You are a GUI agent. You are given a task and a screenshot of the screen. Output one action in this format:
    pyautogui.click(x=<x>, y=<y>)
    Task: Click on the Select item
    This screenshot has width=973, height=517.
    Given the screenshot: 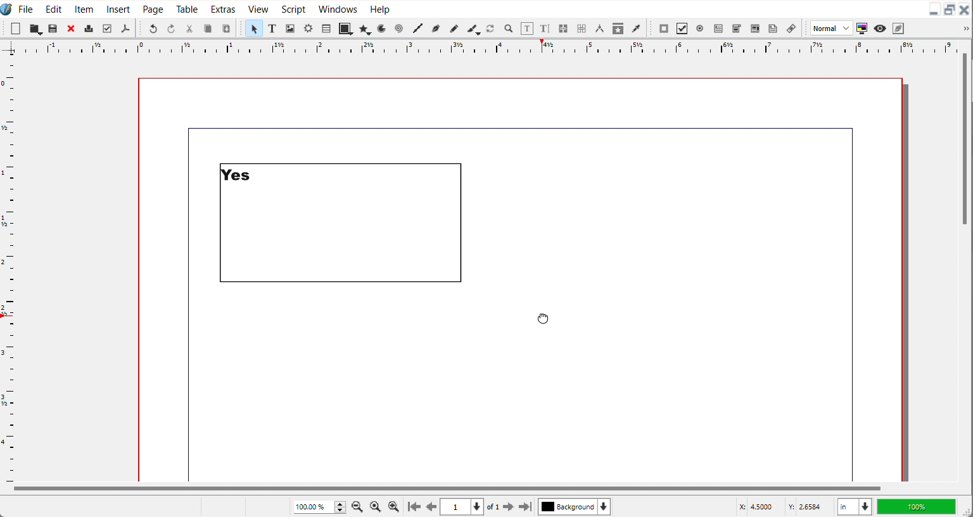 What is the action you would take?
    pyautogui.click(x=253, y=28)
    